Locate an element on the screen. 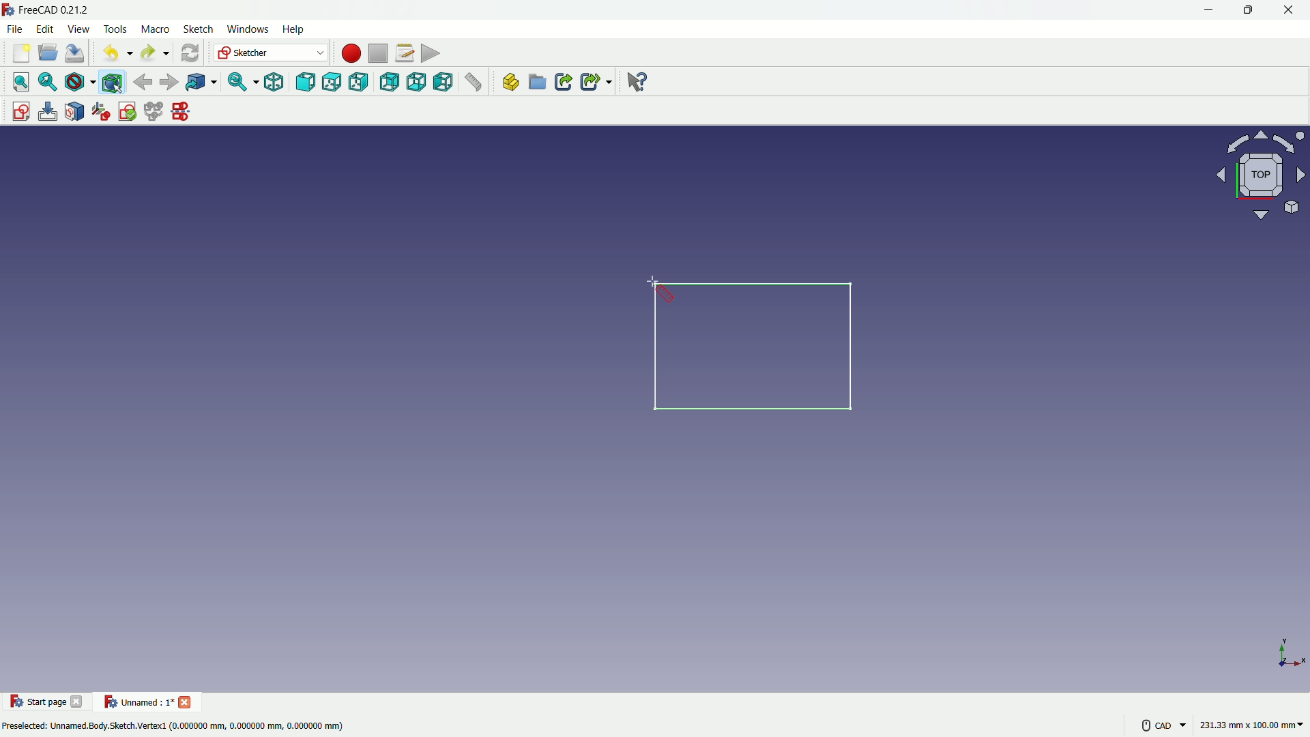 The width and height of the screenshot is (1310, 737). rotate or change view is located at coordinates (1245, 177).